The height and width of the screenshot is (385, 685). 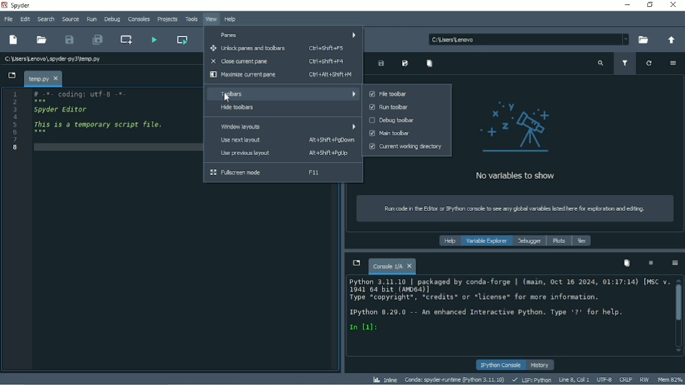 I want to click on Coding, so click(x=77, y=94).